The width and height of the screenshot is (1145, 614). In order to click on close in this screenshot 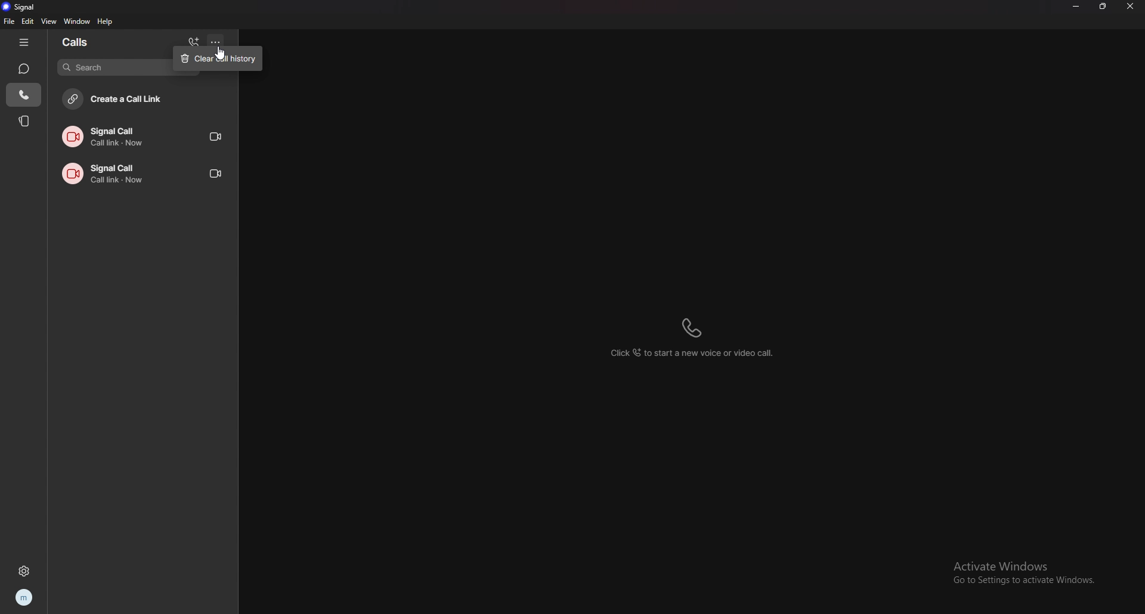, I will do `click(1131, 7)`.